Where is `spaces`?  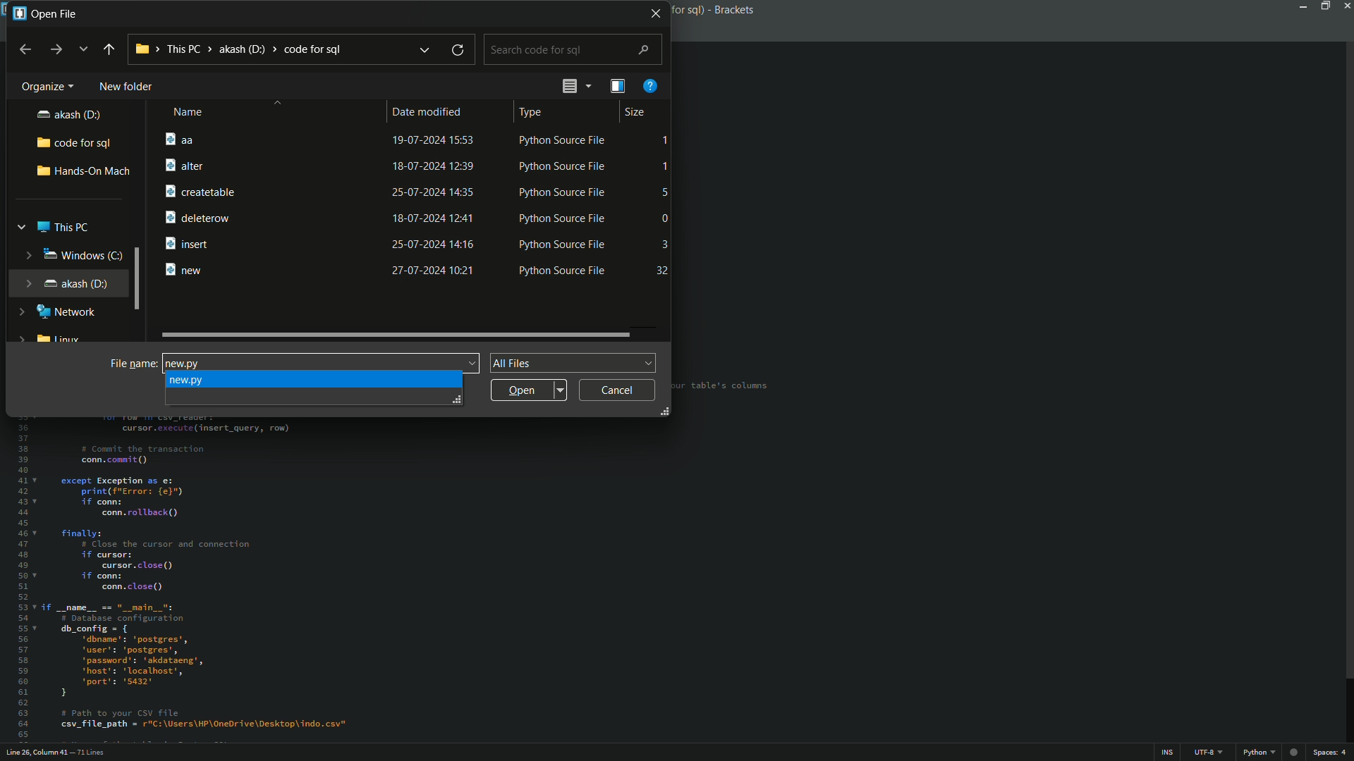
spaces is located at coordinates (1332, 755).